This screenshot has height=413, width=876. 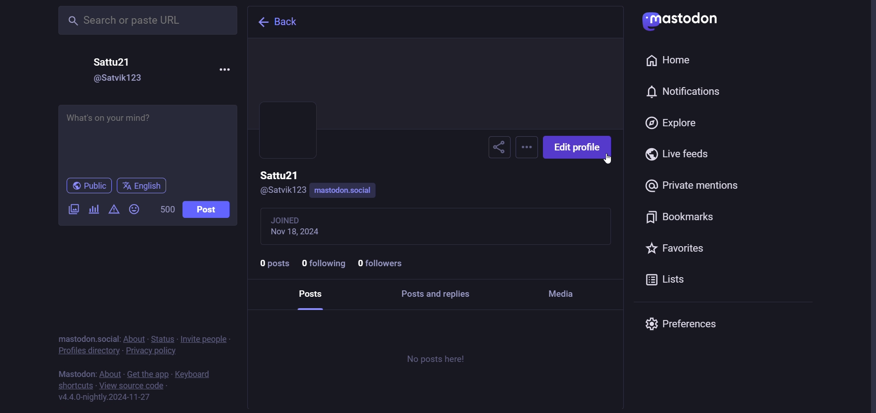 What do you see at coordinates (279, 176) in the screenshot?
I see `Sattu21` at bounding box center [279, 176].